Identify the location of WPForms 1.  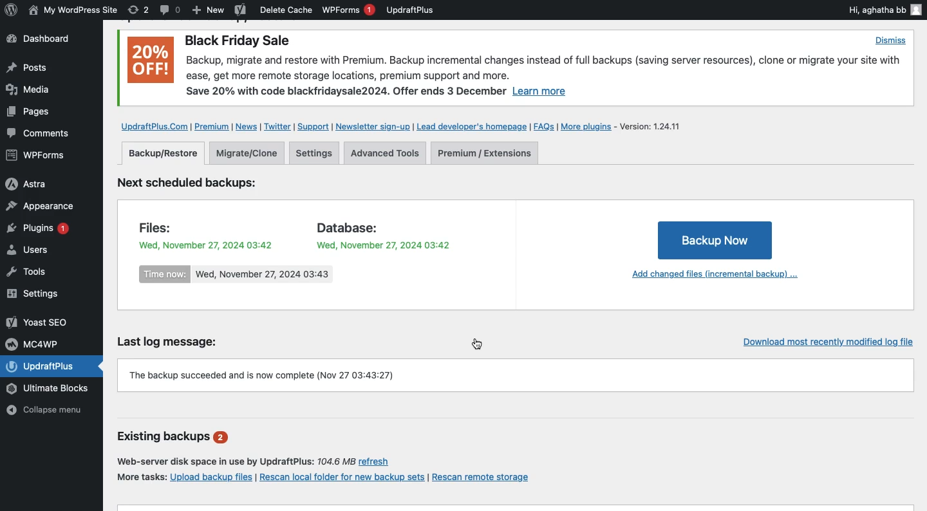
(348, 10).